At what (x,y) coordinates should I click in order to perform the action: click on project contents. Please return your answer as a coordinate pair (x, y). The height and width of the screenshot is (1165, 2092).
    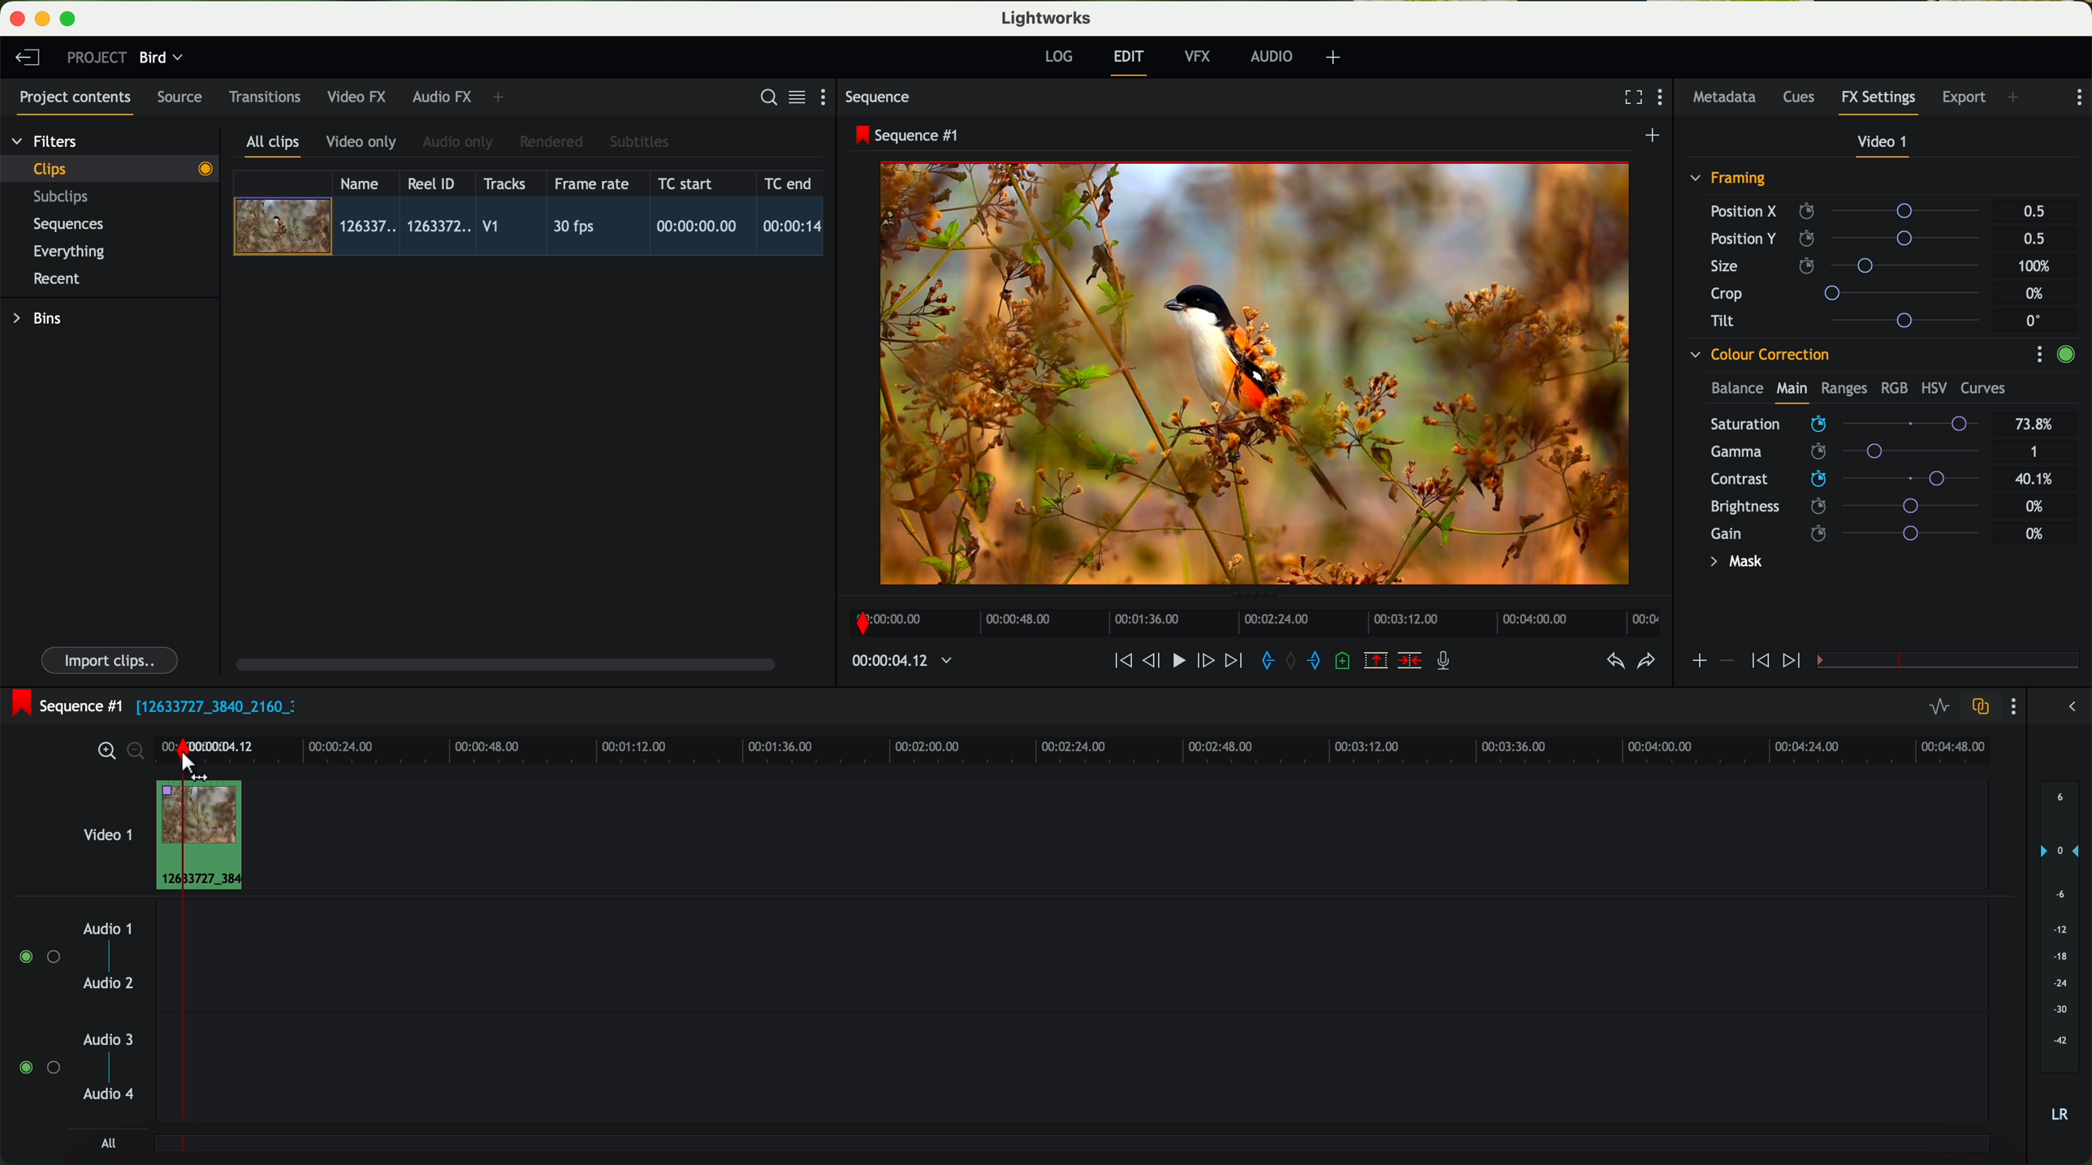
    Looking at the image, I should click on (76, 102).